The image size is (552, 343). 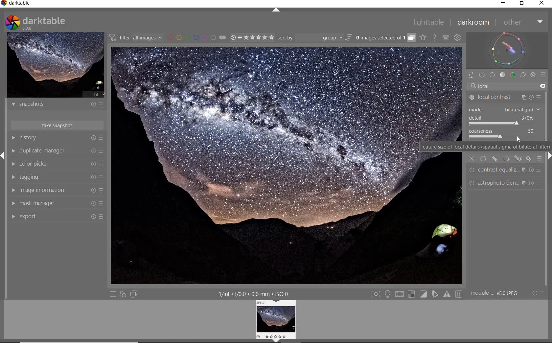 I want to click on RESTORE, so click(x=523, y=3).